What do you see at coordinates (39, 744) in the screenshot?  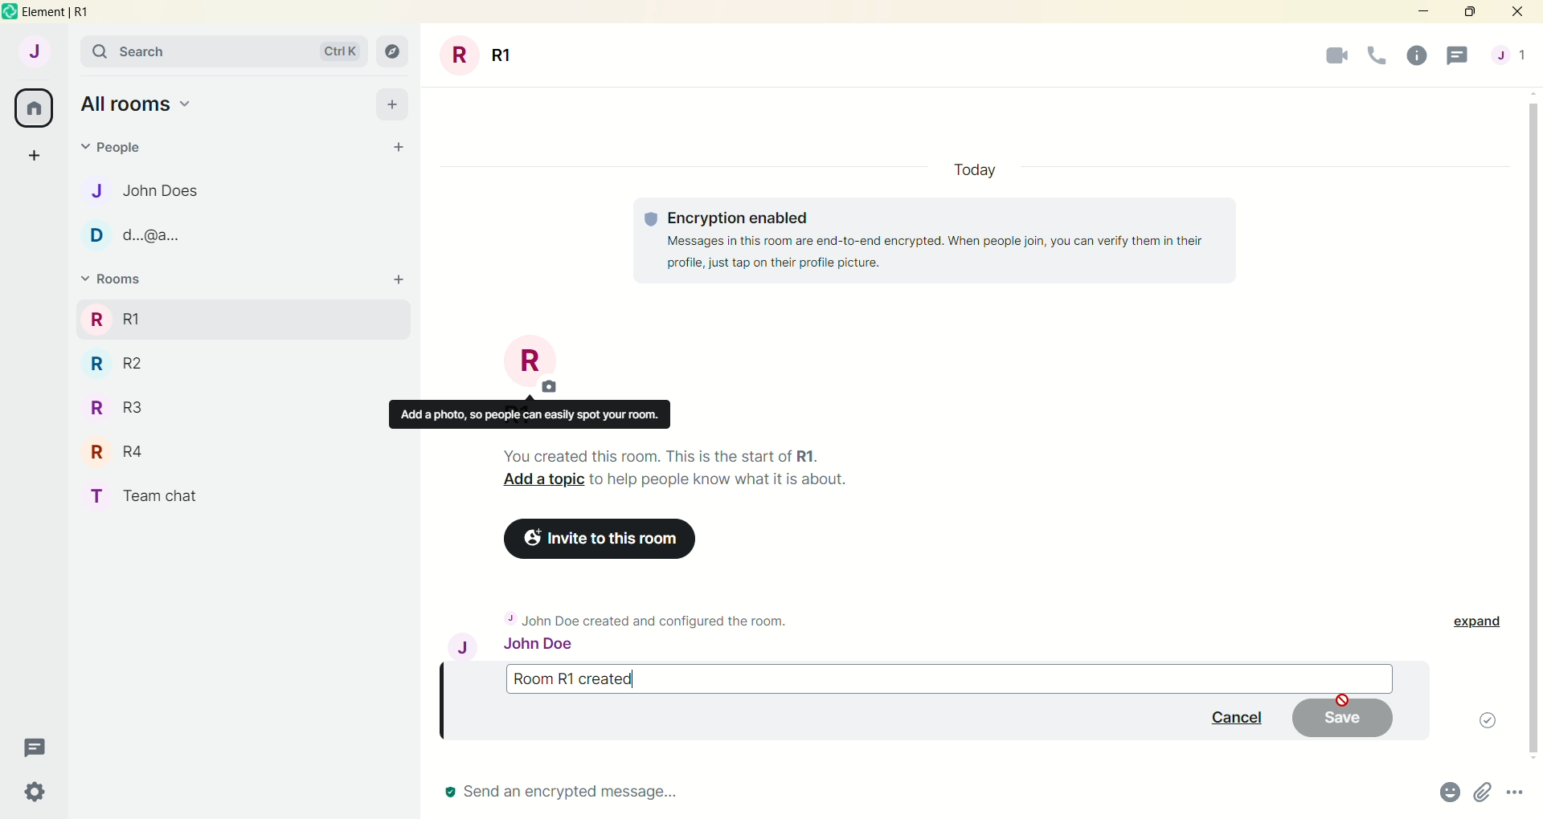 I see `threads` at bounding box center [39, 744].